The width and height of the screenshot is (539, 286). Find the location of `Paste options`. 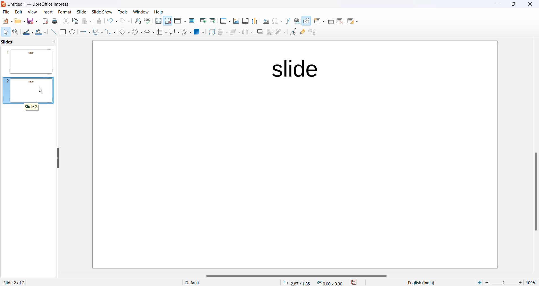

Paste options is located at coordinates (87, 21).